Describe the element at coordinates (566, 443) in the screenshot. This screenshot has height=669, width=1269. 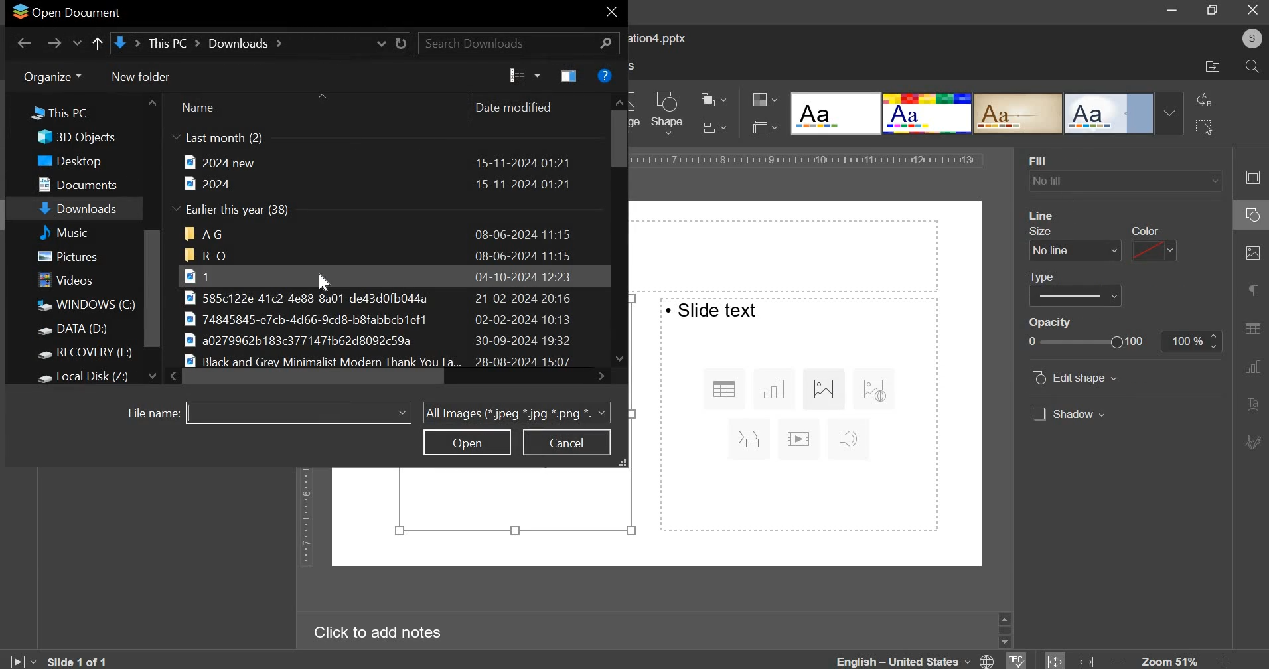
I see `cancel` at that location.